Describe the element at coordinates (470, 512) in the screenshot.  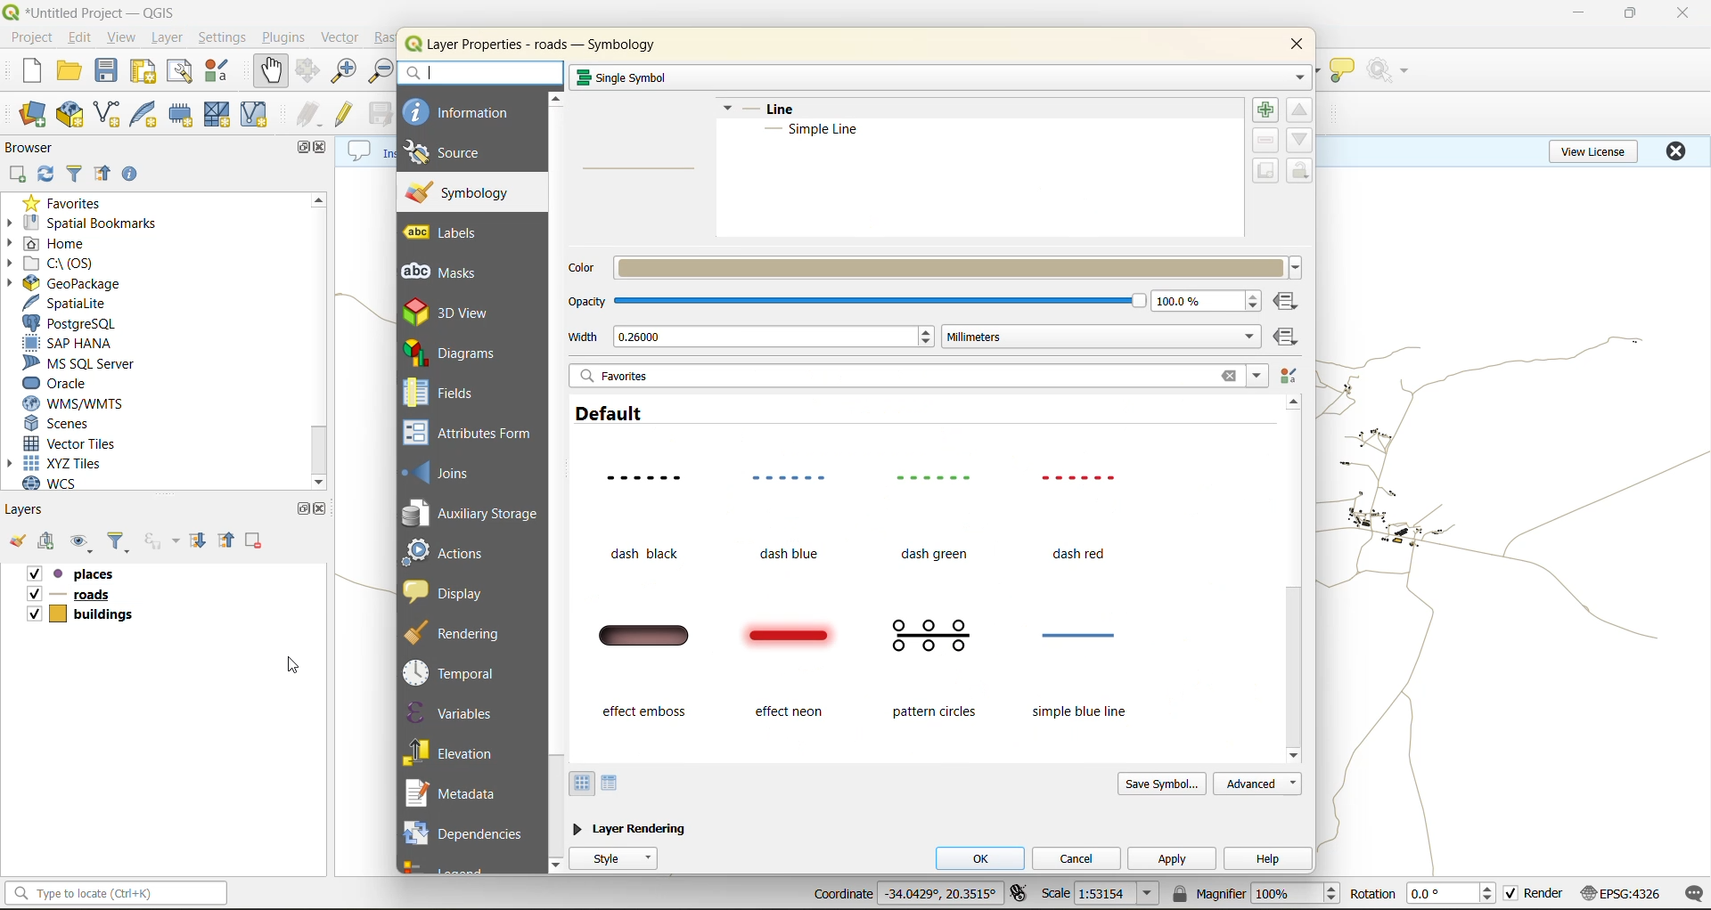
I see `auxillary storage` at that location.